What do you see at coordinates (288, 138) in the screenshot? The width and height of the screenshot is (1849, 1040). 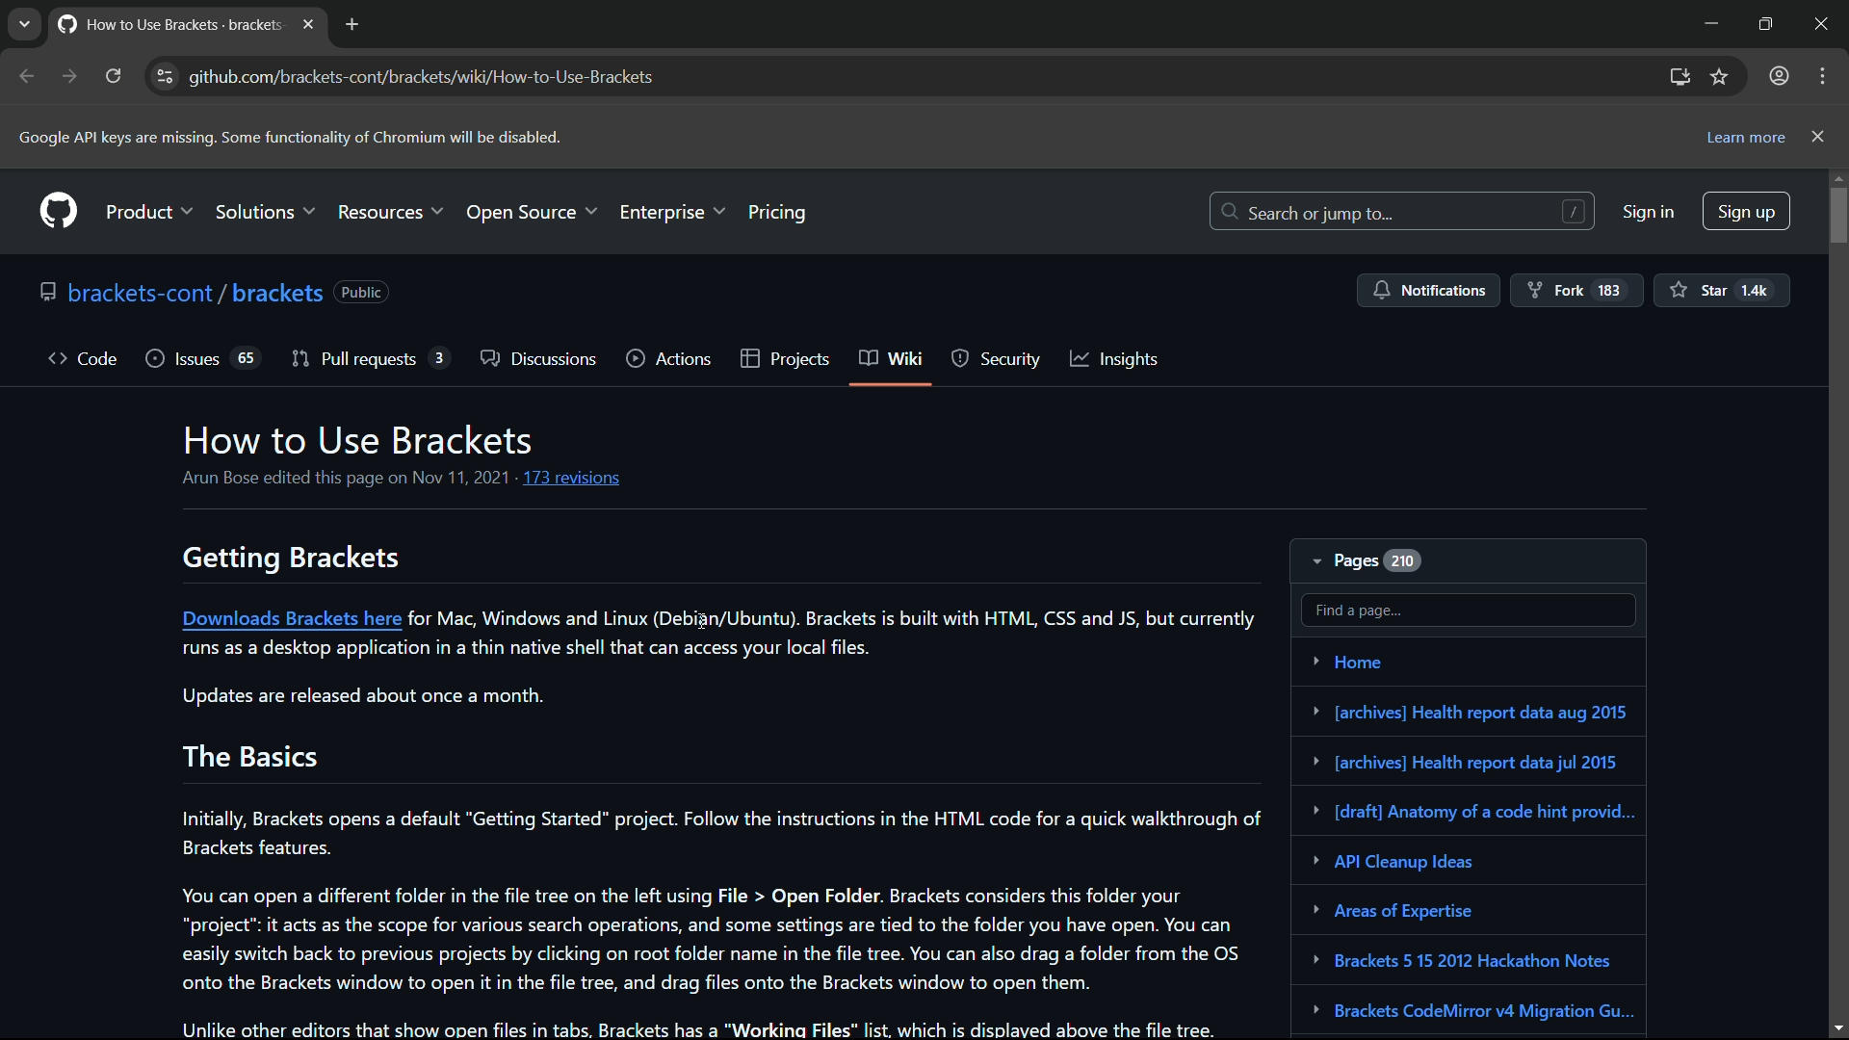 I see `Google API keys are missing. Some functionality of Chromium will be disabled.` at bounding box center [288, 138].